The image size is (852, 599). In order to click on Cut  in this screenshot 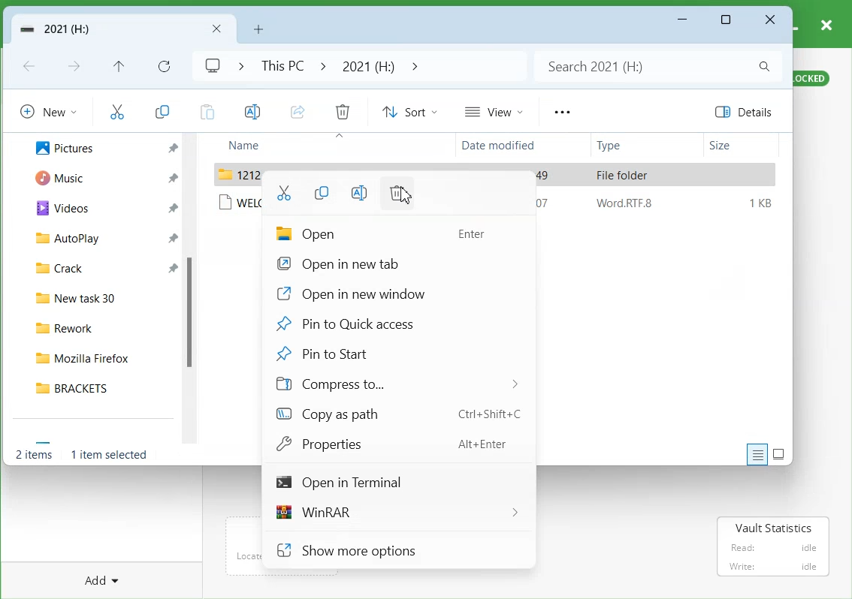, I will do `click(285, 192)`.